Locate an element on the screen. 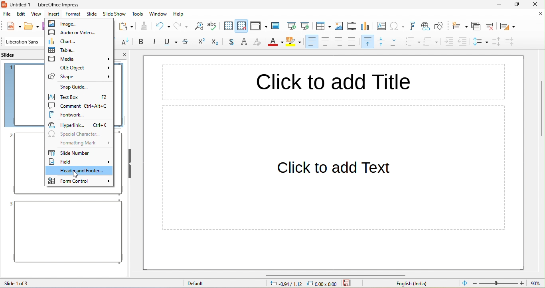  redo is located at coordinates (182, 26).